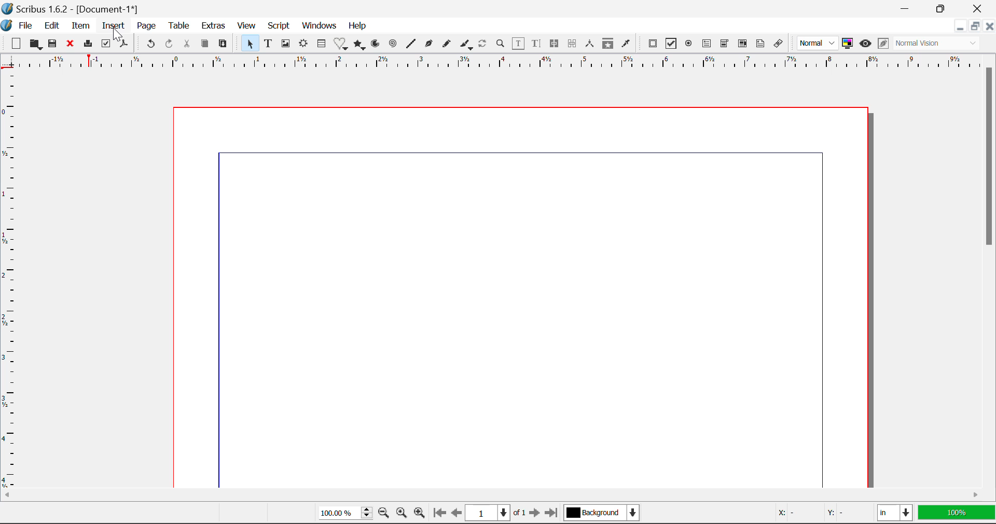 This screenshot has height=524, width=996. I want to click on Pdf List box, so click(743, 45).